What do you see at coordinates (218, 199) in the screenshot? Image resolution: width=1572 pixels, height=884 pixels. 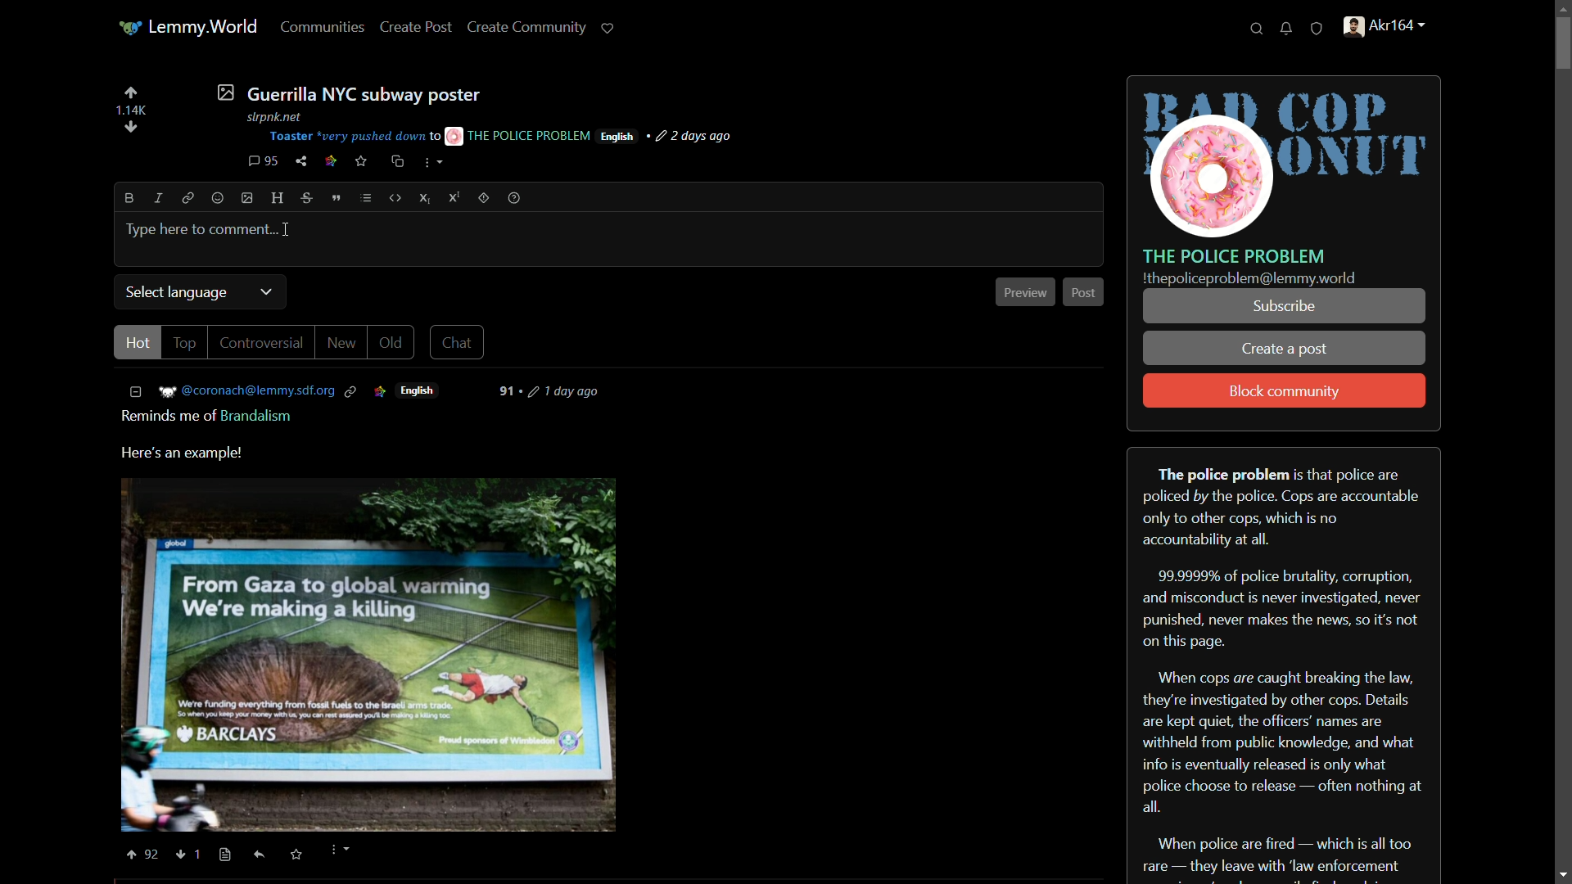 I see `emoji` at bounding box center [218, 199].